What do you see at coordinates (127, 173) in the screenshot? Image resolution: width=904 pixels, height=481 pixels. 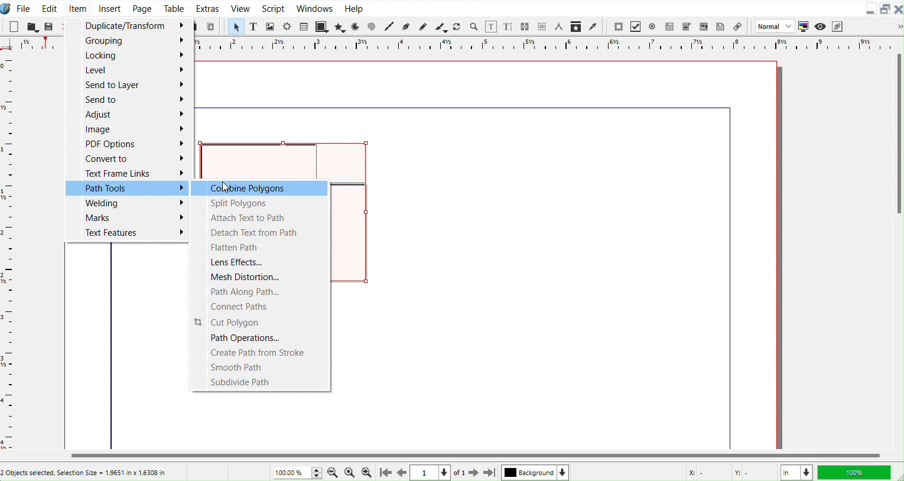 I see `Text Frame Links` at bounding box center [127, 173].